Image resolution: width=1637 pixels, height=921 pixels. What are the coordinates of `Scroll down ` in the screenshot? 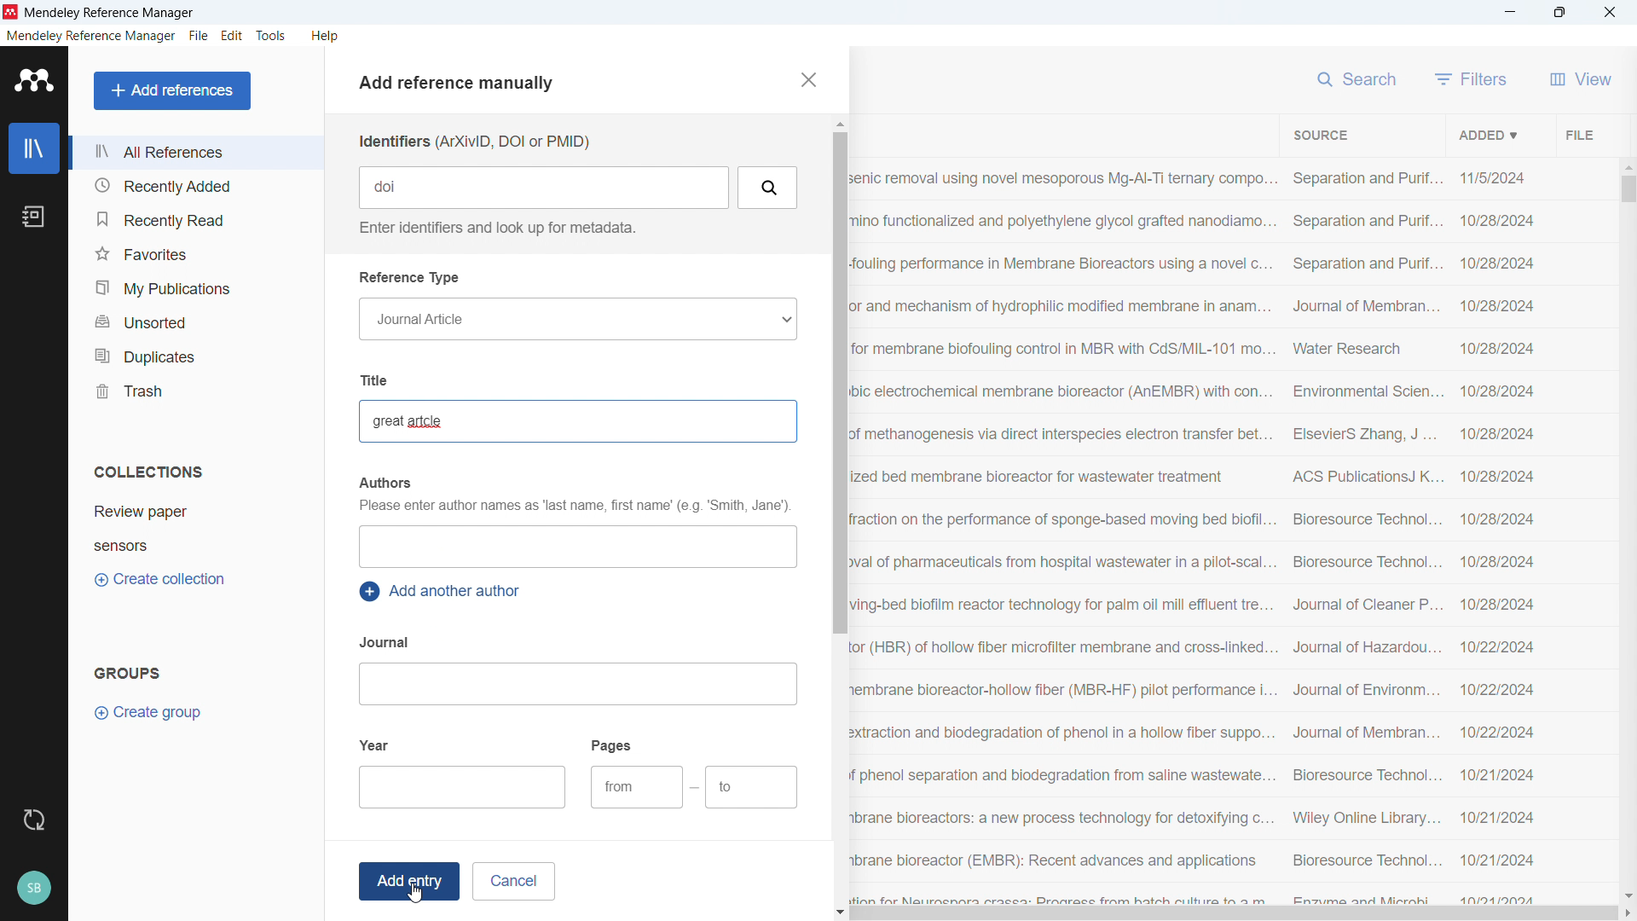 It's located at (1627, 895).